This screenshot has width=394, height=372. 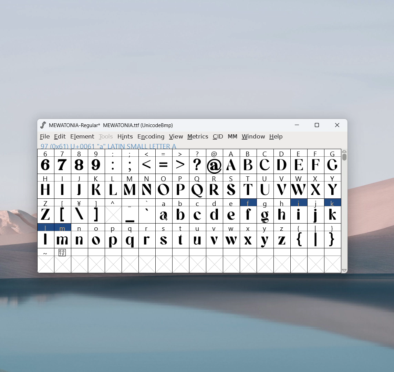 What do you see at coordinates (130, 236) in the screenshot?
I see `q` at bounding box center [130, 236].